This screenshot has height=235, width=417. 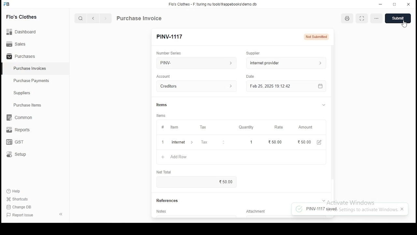 What do you see at coordinates (229, 181) in the screenshot?
I see `0.00` at bounding box center [229, 181].